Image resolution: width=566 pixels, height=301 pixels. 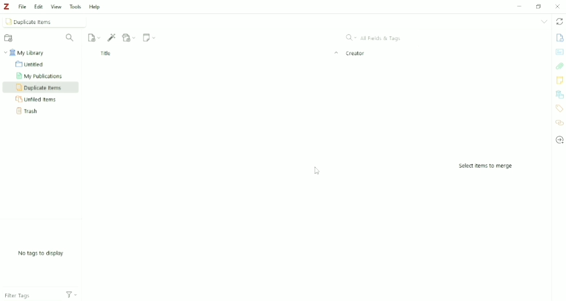 What do you see at coordinates (559, 140) in the screenshot?
I see `Locate` at bounding box center [559, 140].